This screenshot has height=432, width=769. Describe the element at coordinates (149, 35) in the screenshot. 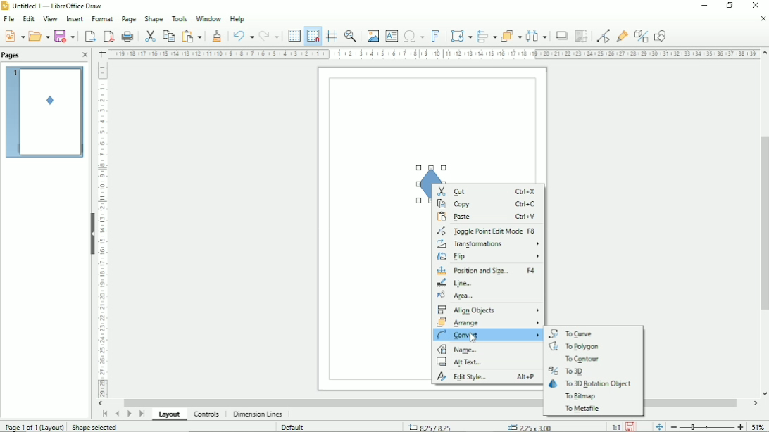

I see `Cut` at that location.